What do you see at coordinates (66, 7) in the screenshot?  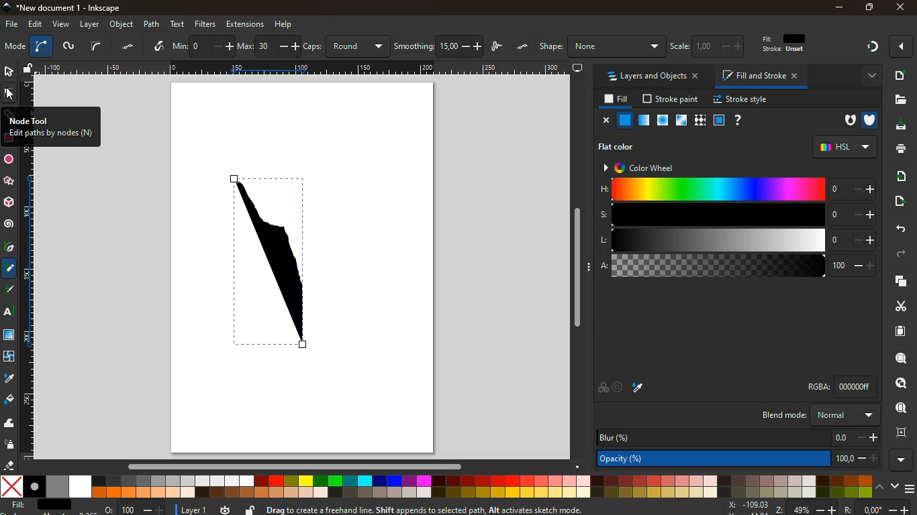 I see `inkscape` at bounding box center [66, 7].